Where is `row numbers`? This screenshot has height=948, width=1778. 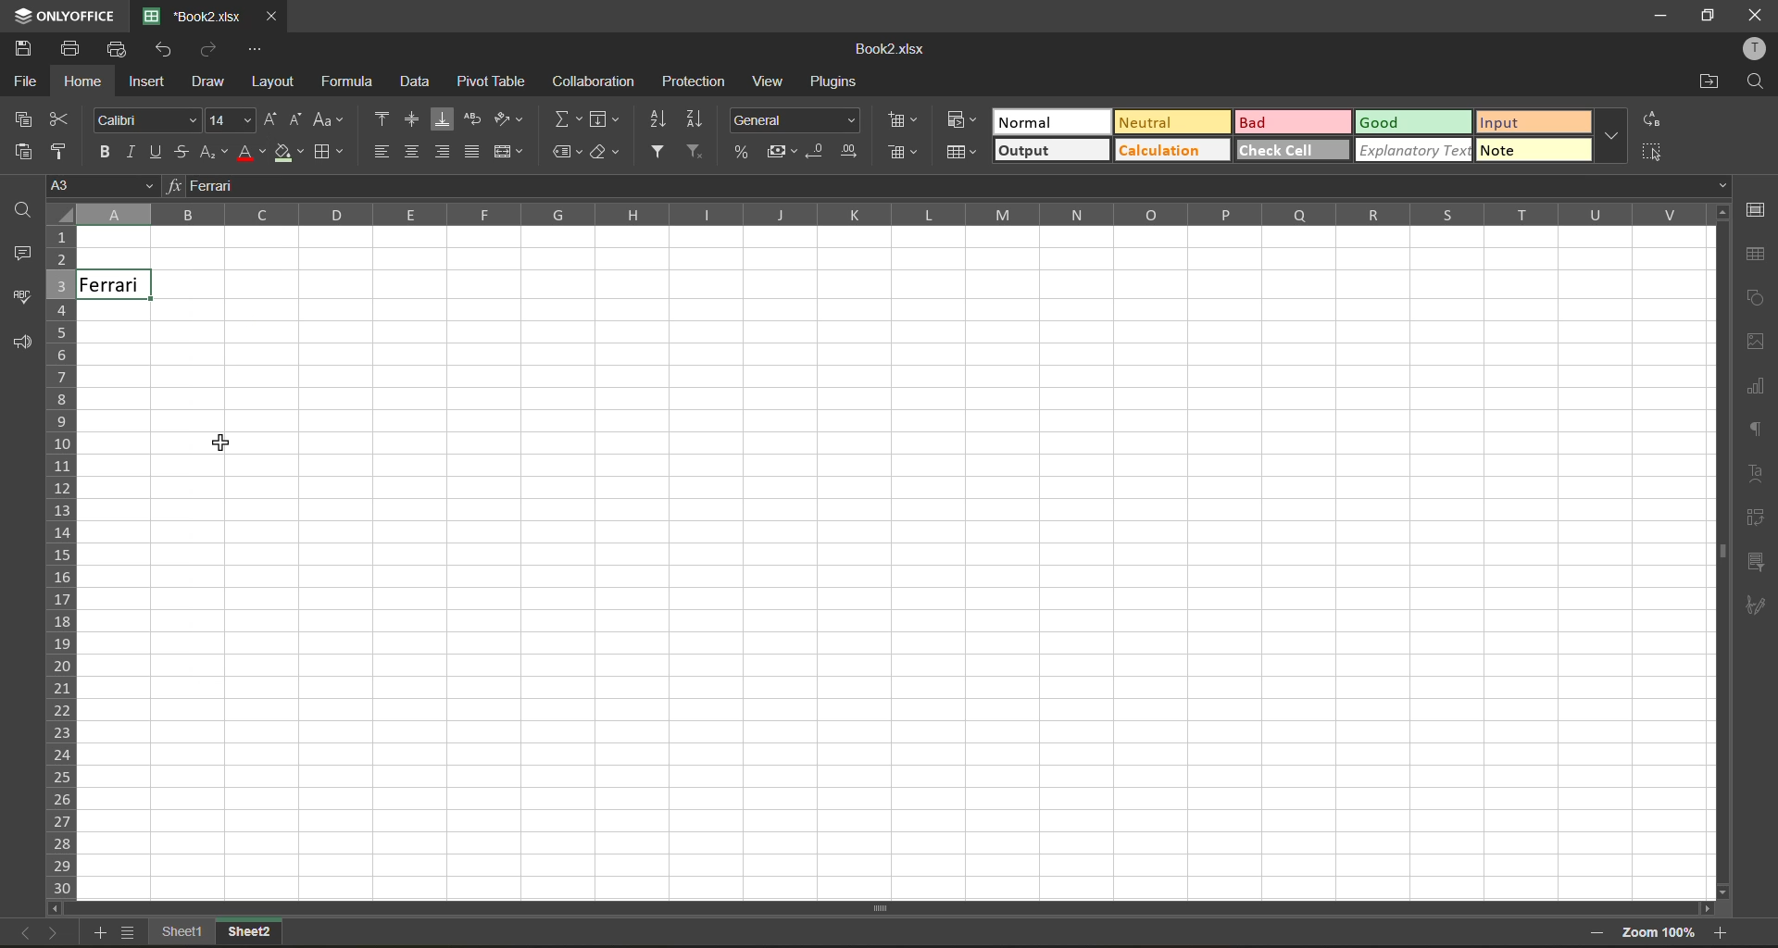
row numbers is located at coordinates (61, 550).